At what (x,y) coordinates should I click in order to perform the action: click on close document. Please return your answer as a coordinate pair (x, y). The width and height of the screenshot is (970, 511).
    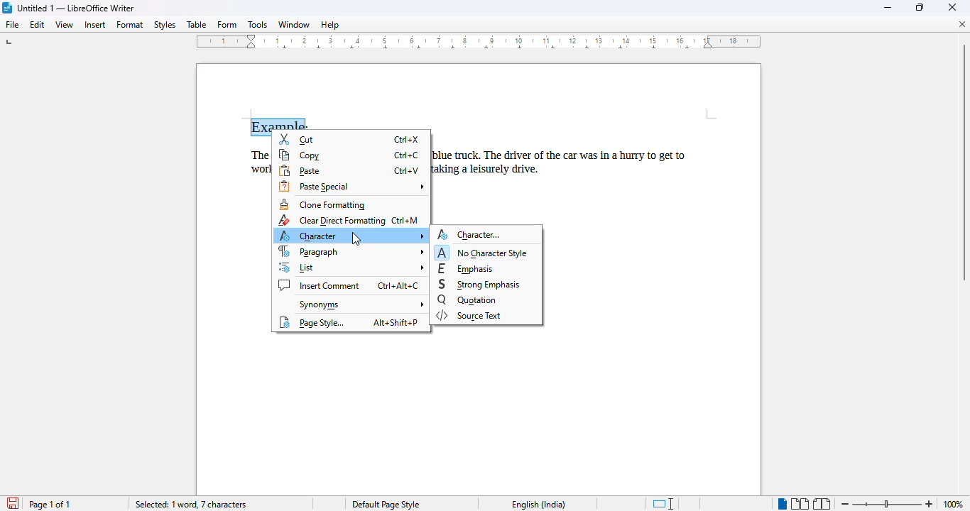
    Looking at the image, I should click on (963, 24).